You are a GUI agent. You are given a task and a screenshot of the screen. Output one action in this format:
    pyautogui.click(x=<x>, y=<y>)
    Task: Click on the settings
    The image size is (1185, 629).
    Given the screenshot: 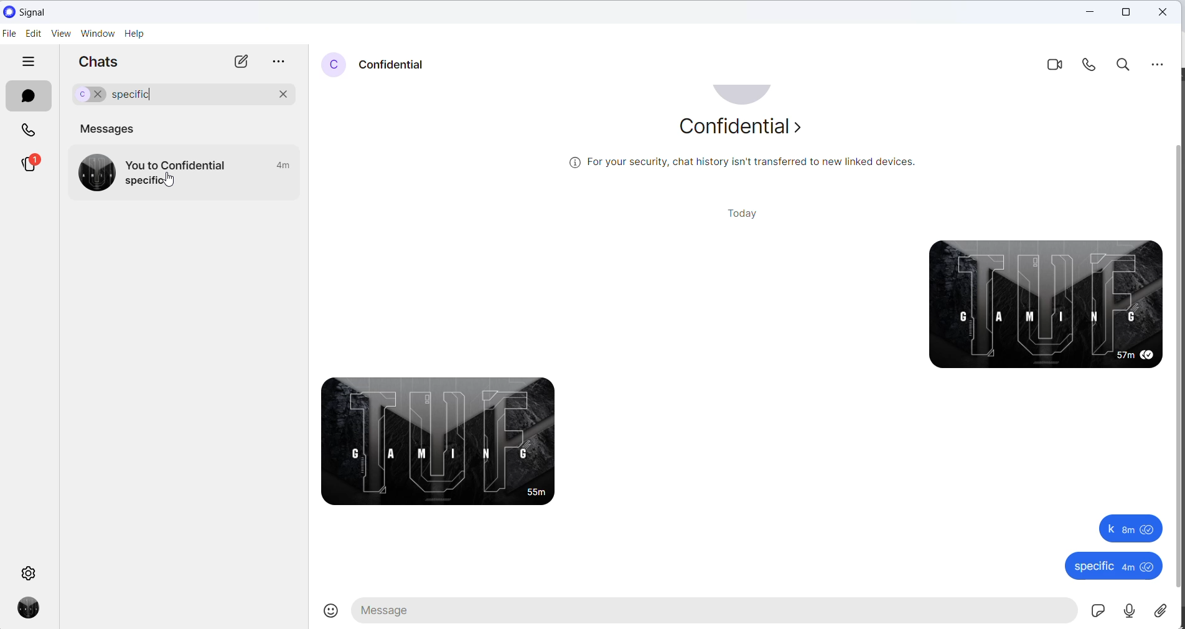 What is the action you would take?
    pyautogui.click(x=29, y=571)
    